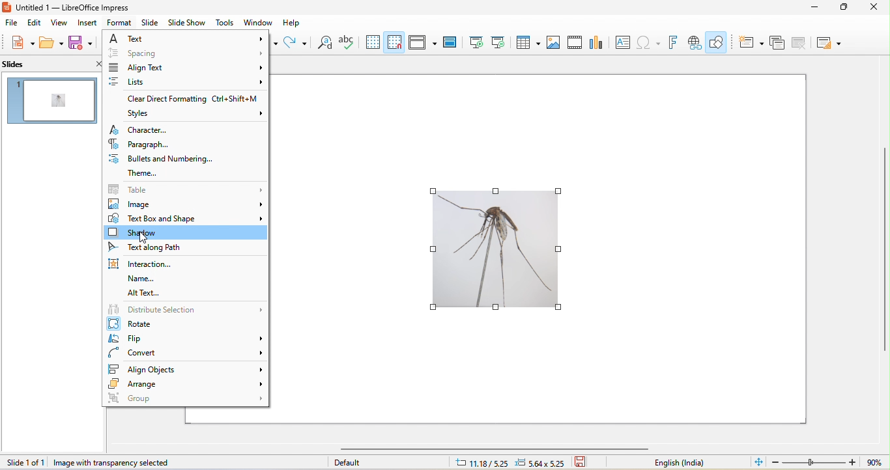  Describe the element at coordinates (186, 204) in the screenshot. I see `image` at that location.